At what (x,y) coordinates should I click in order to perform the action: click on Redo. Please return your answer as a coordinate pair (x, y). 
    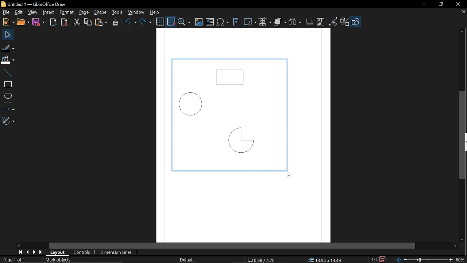
    Looking at the image, I should click on (146, 22).